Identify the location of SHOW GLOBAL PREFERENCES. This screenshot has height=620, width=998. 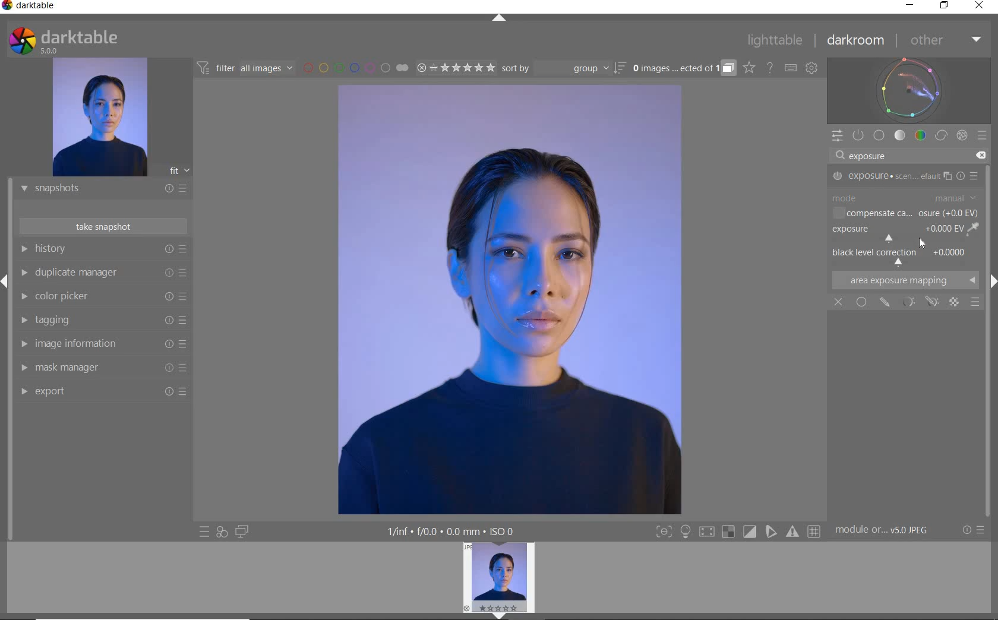
(811, 68).